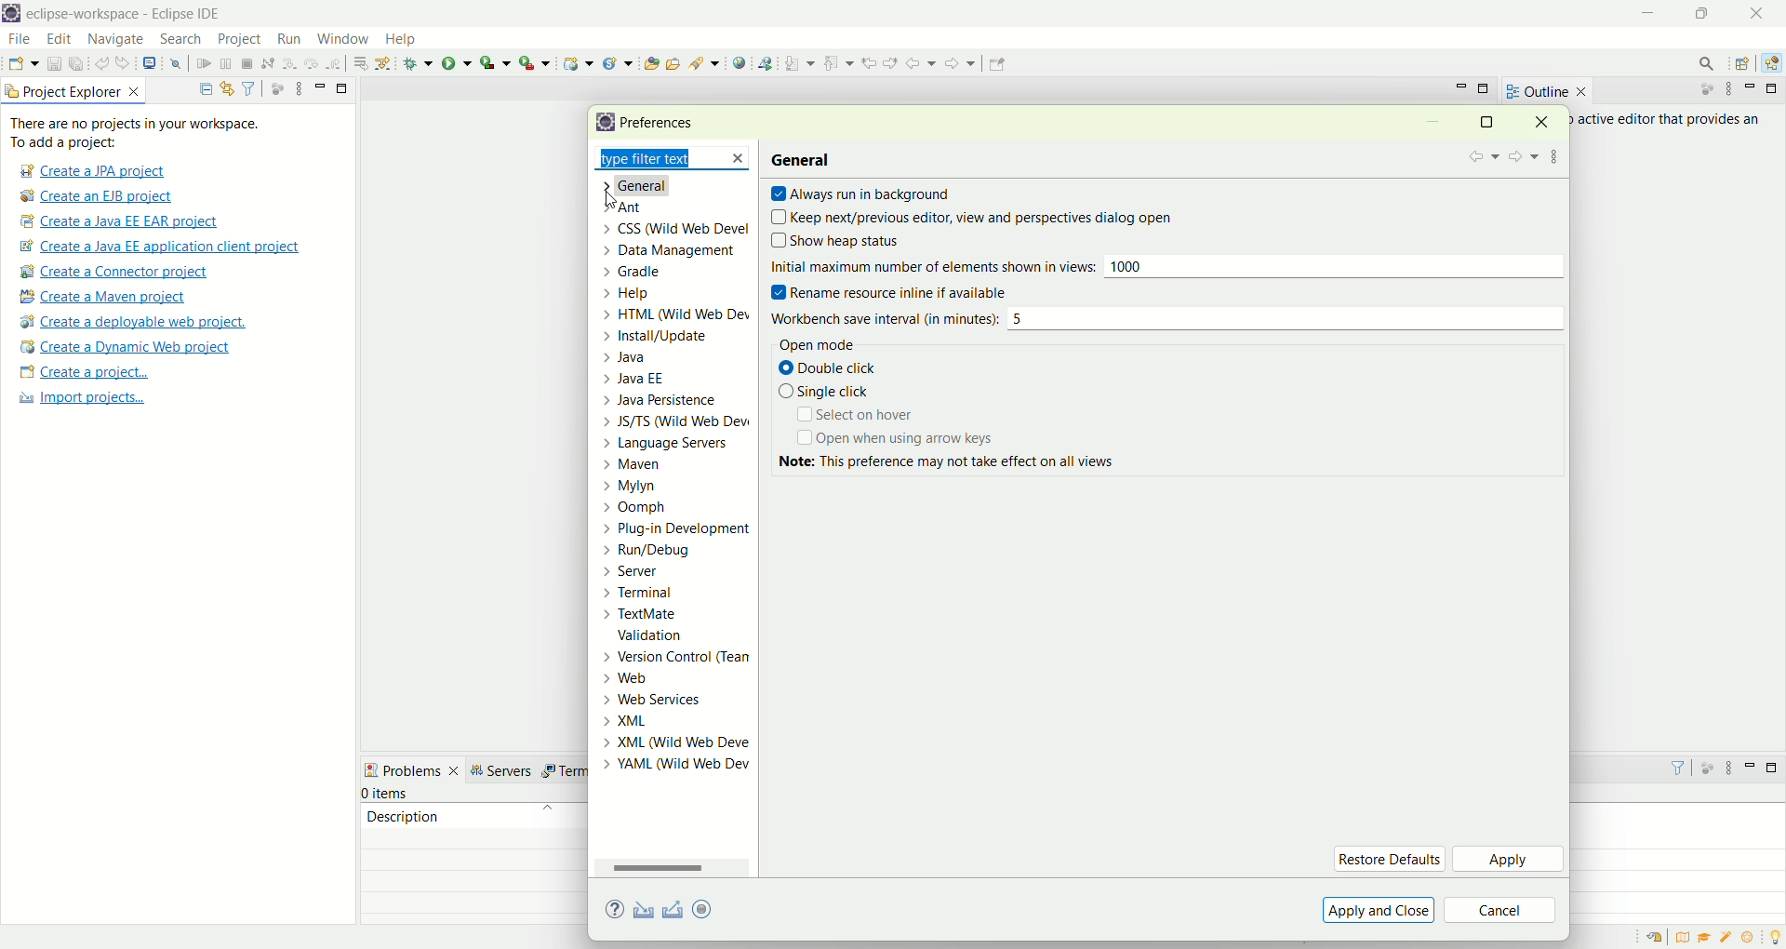  What do you see at coordinates (677, 335) in the screenshot?
I see `install/update` at bounding box center [677, 335].